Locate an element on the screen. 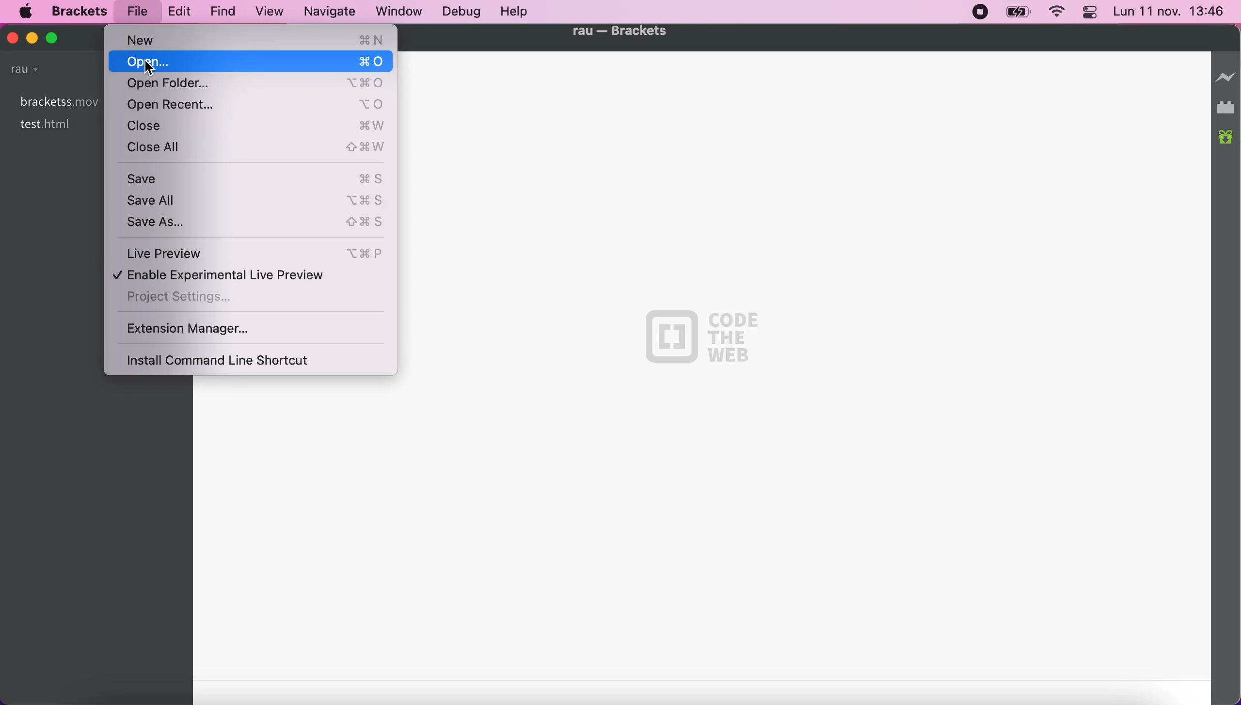  bracketss.mov is located at coordinates (56, 101).